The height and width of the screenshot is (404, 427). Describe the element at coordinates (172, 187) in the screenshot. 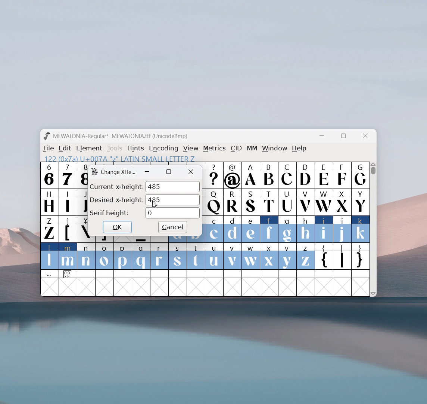

I see `485` at that location.